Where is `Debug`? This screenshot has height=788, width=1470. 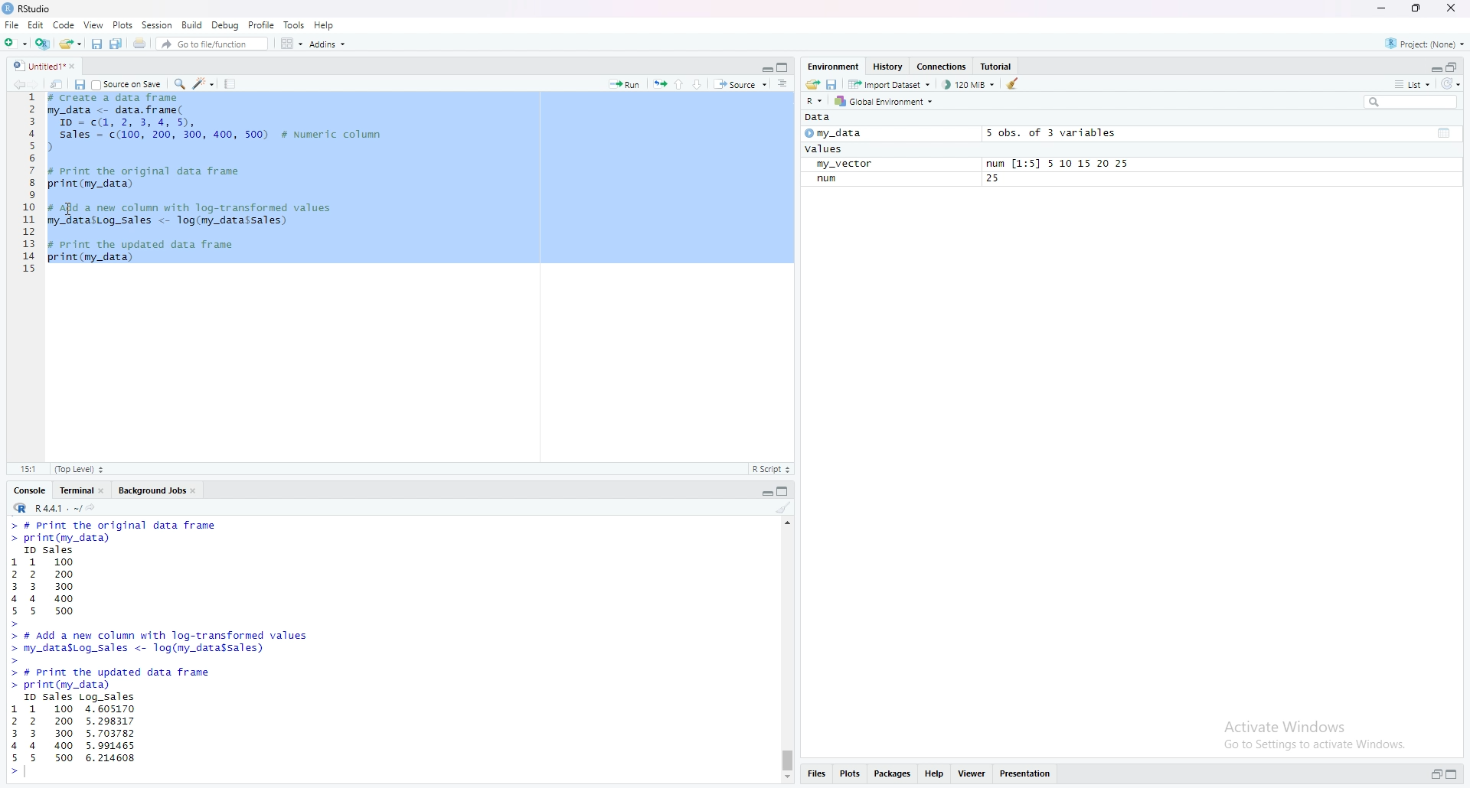 Debug is located at coordinates (227, 24).